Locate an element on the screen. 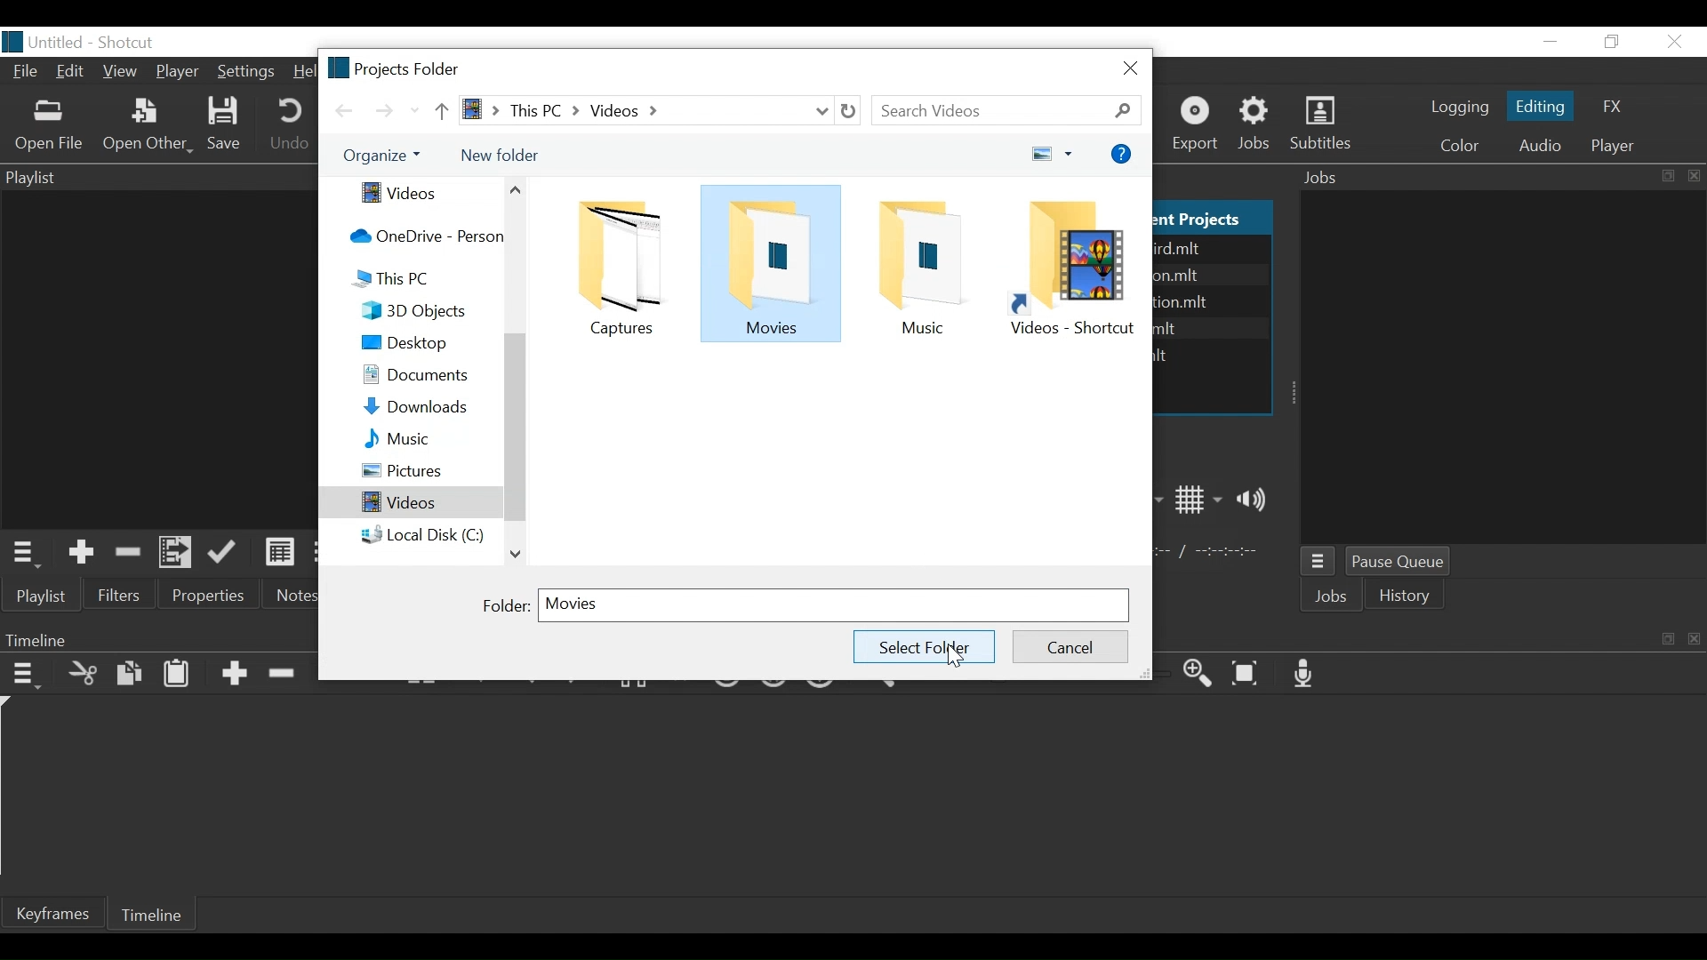 Image resolution: width=1707 pixels, height=960 pixels. Ripple delete is located at coordinates (284, 674).